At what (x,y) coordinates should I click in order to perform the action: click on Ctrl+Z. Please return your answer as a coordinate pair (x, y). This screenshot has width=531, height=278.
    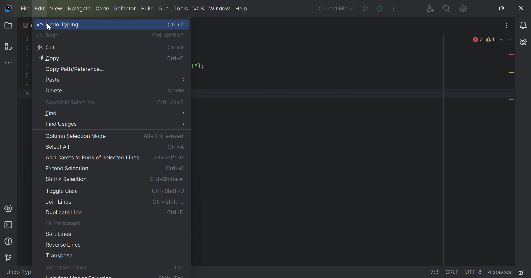
    Looking at the image, I should click on (177, 25).